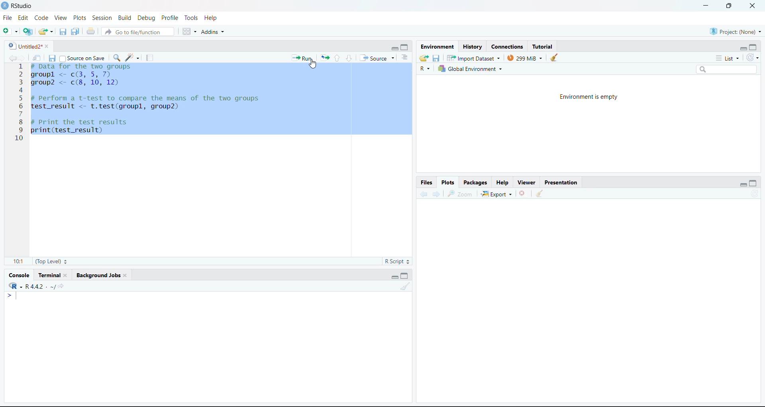 This screenshot has height=407, width=765. I want to click on source, so click(378, 58).